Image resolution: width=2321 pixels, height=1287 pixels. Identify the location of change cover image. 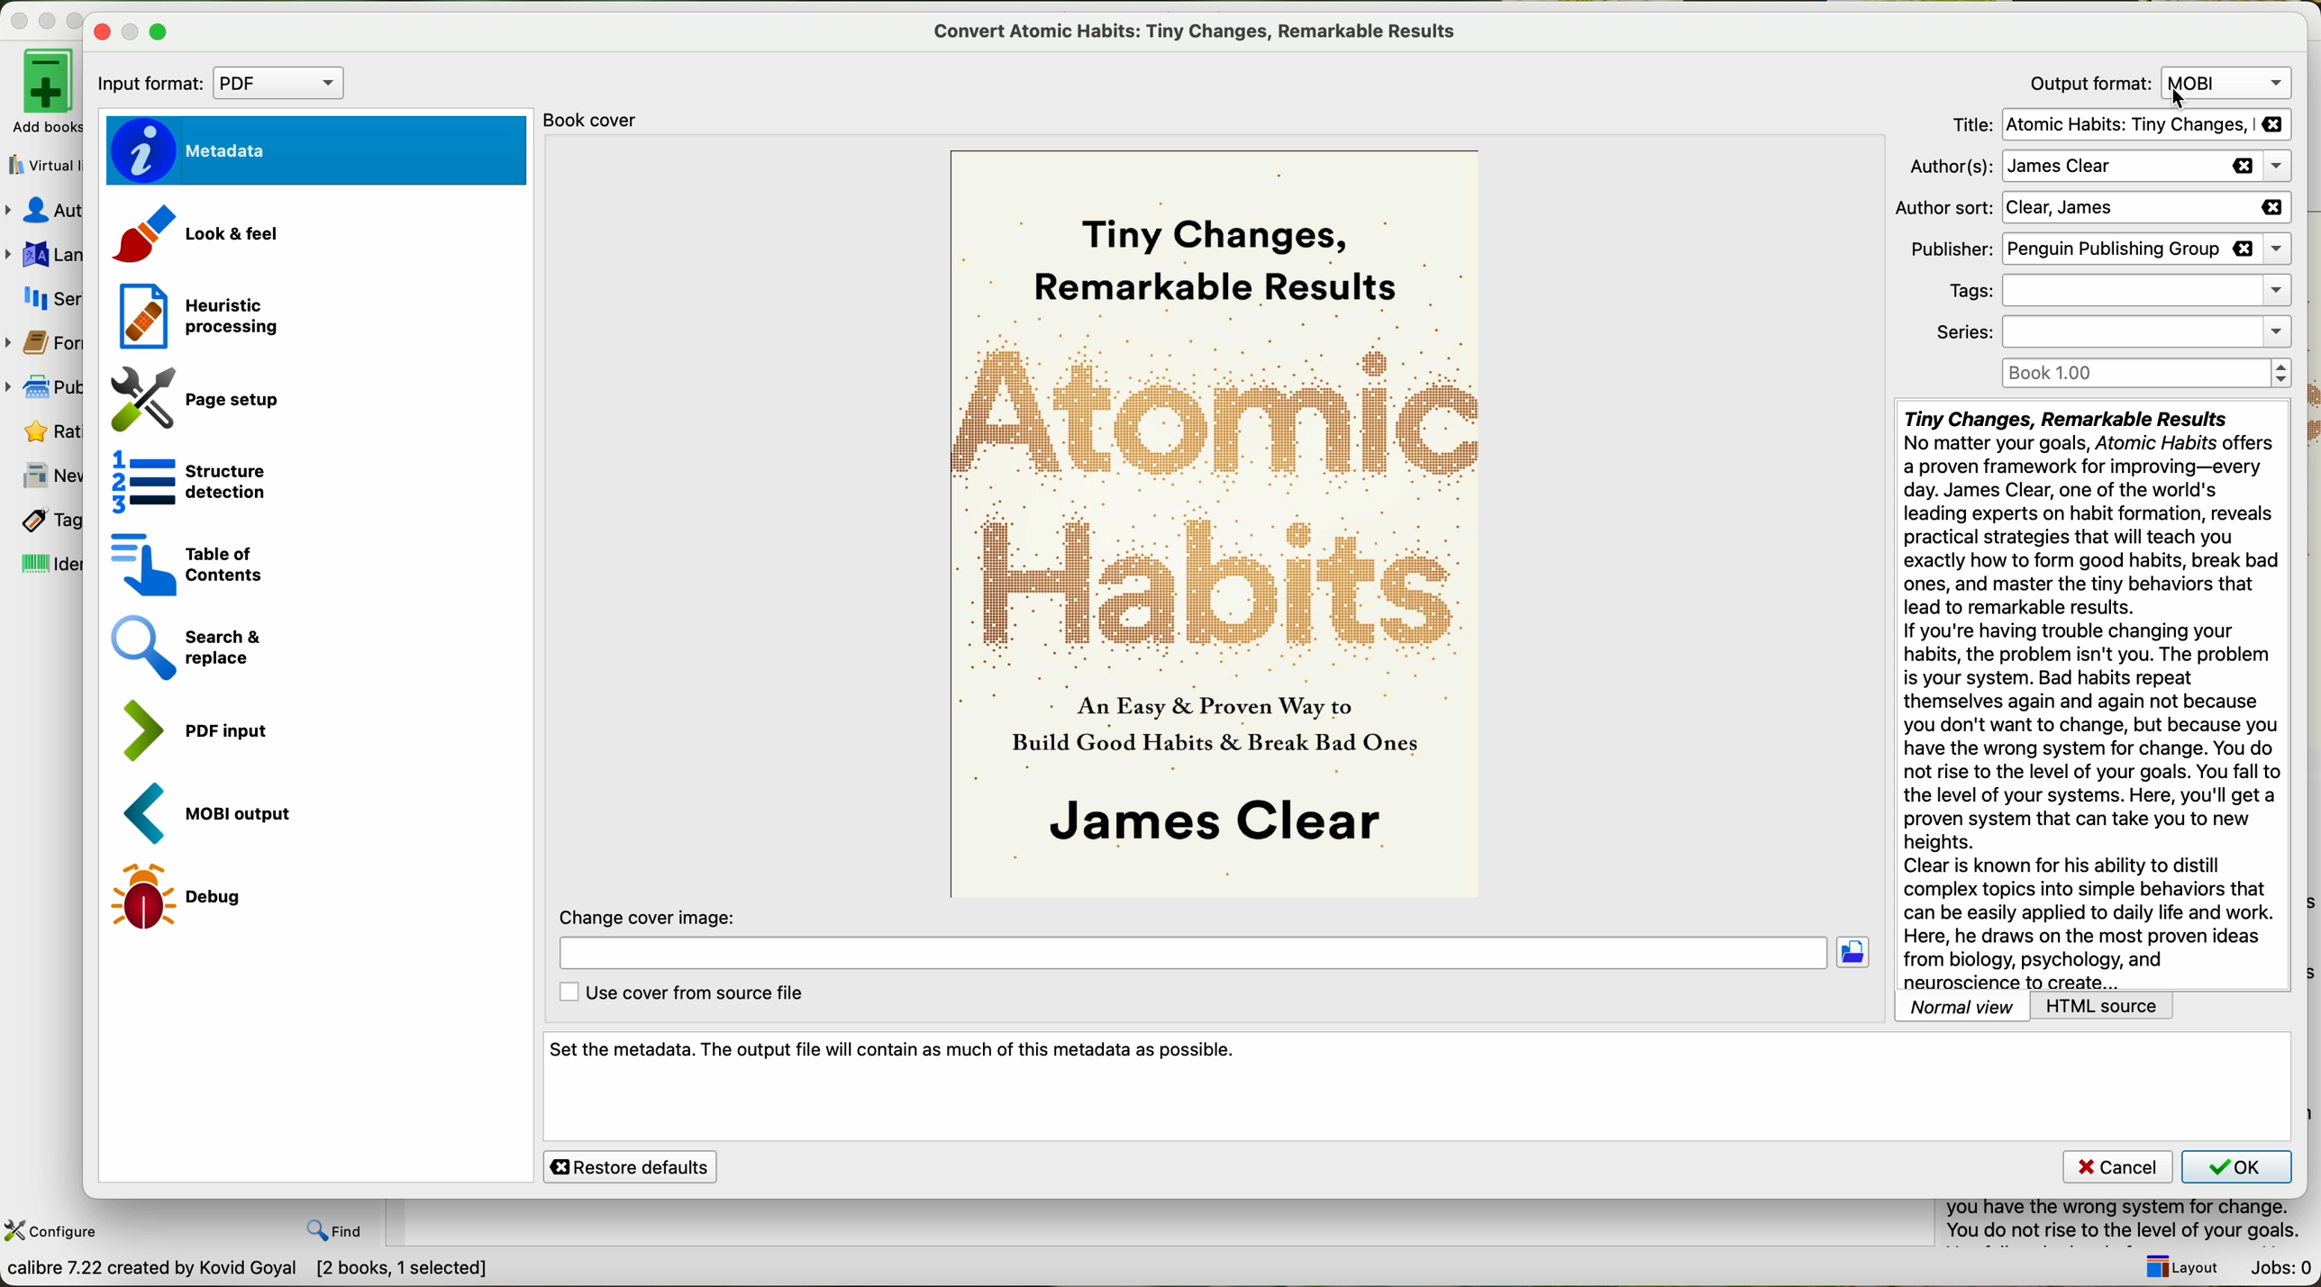
(1213, 940).